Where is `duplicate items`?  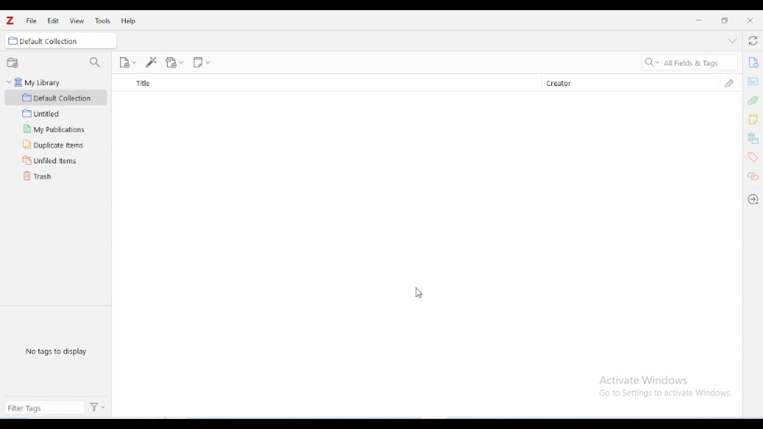 duplicate items is located at coordinates (54, 145).